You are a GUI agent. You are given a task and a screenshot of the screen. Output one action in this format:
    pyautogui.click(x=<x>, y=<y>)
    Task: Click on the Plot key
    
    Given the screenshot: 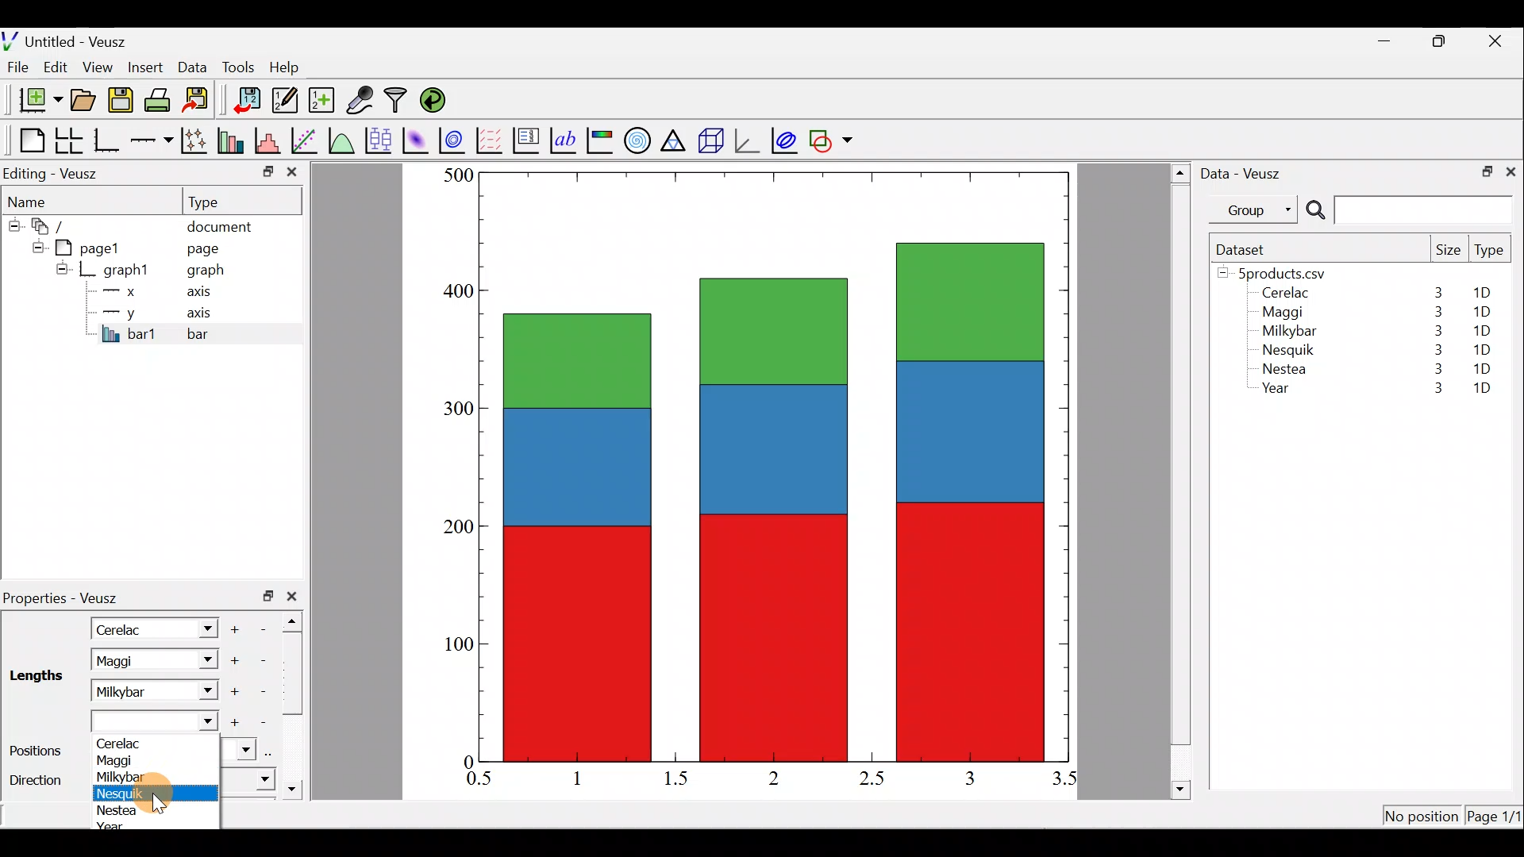 What is the action you would take?
    pyautogui.click(x=528, y=139)
    